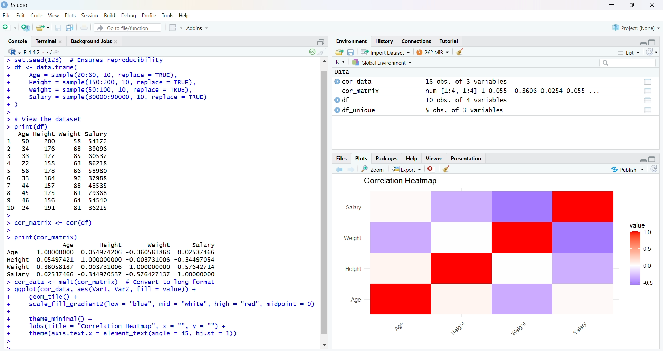 This screenshot has width=663, height=351. What do you see at coordinates (324, 52) in the screenshot?
I see `Clear console (Ctrl + L)` at bounding box center [324, 52].